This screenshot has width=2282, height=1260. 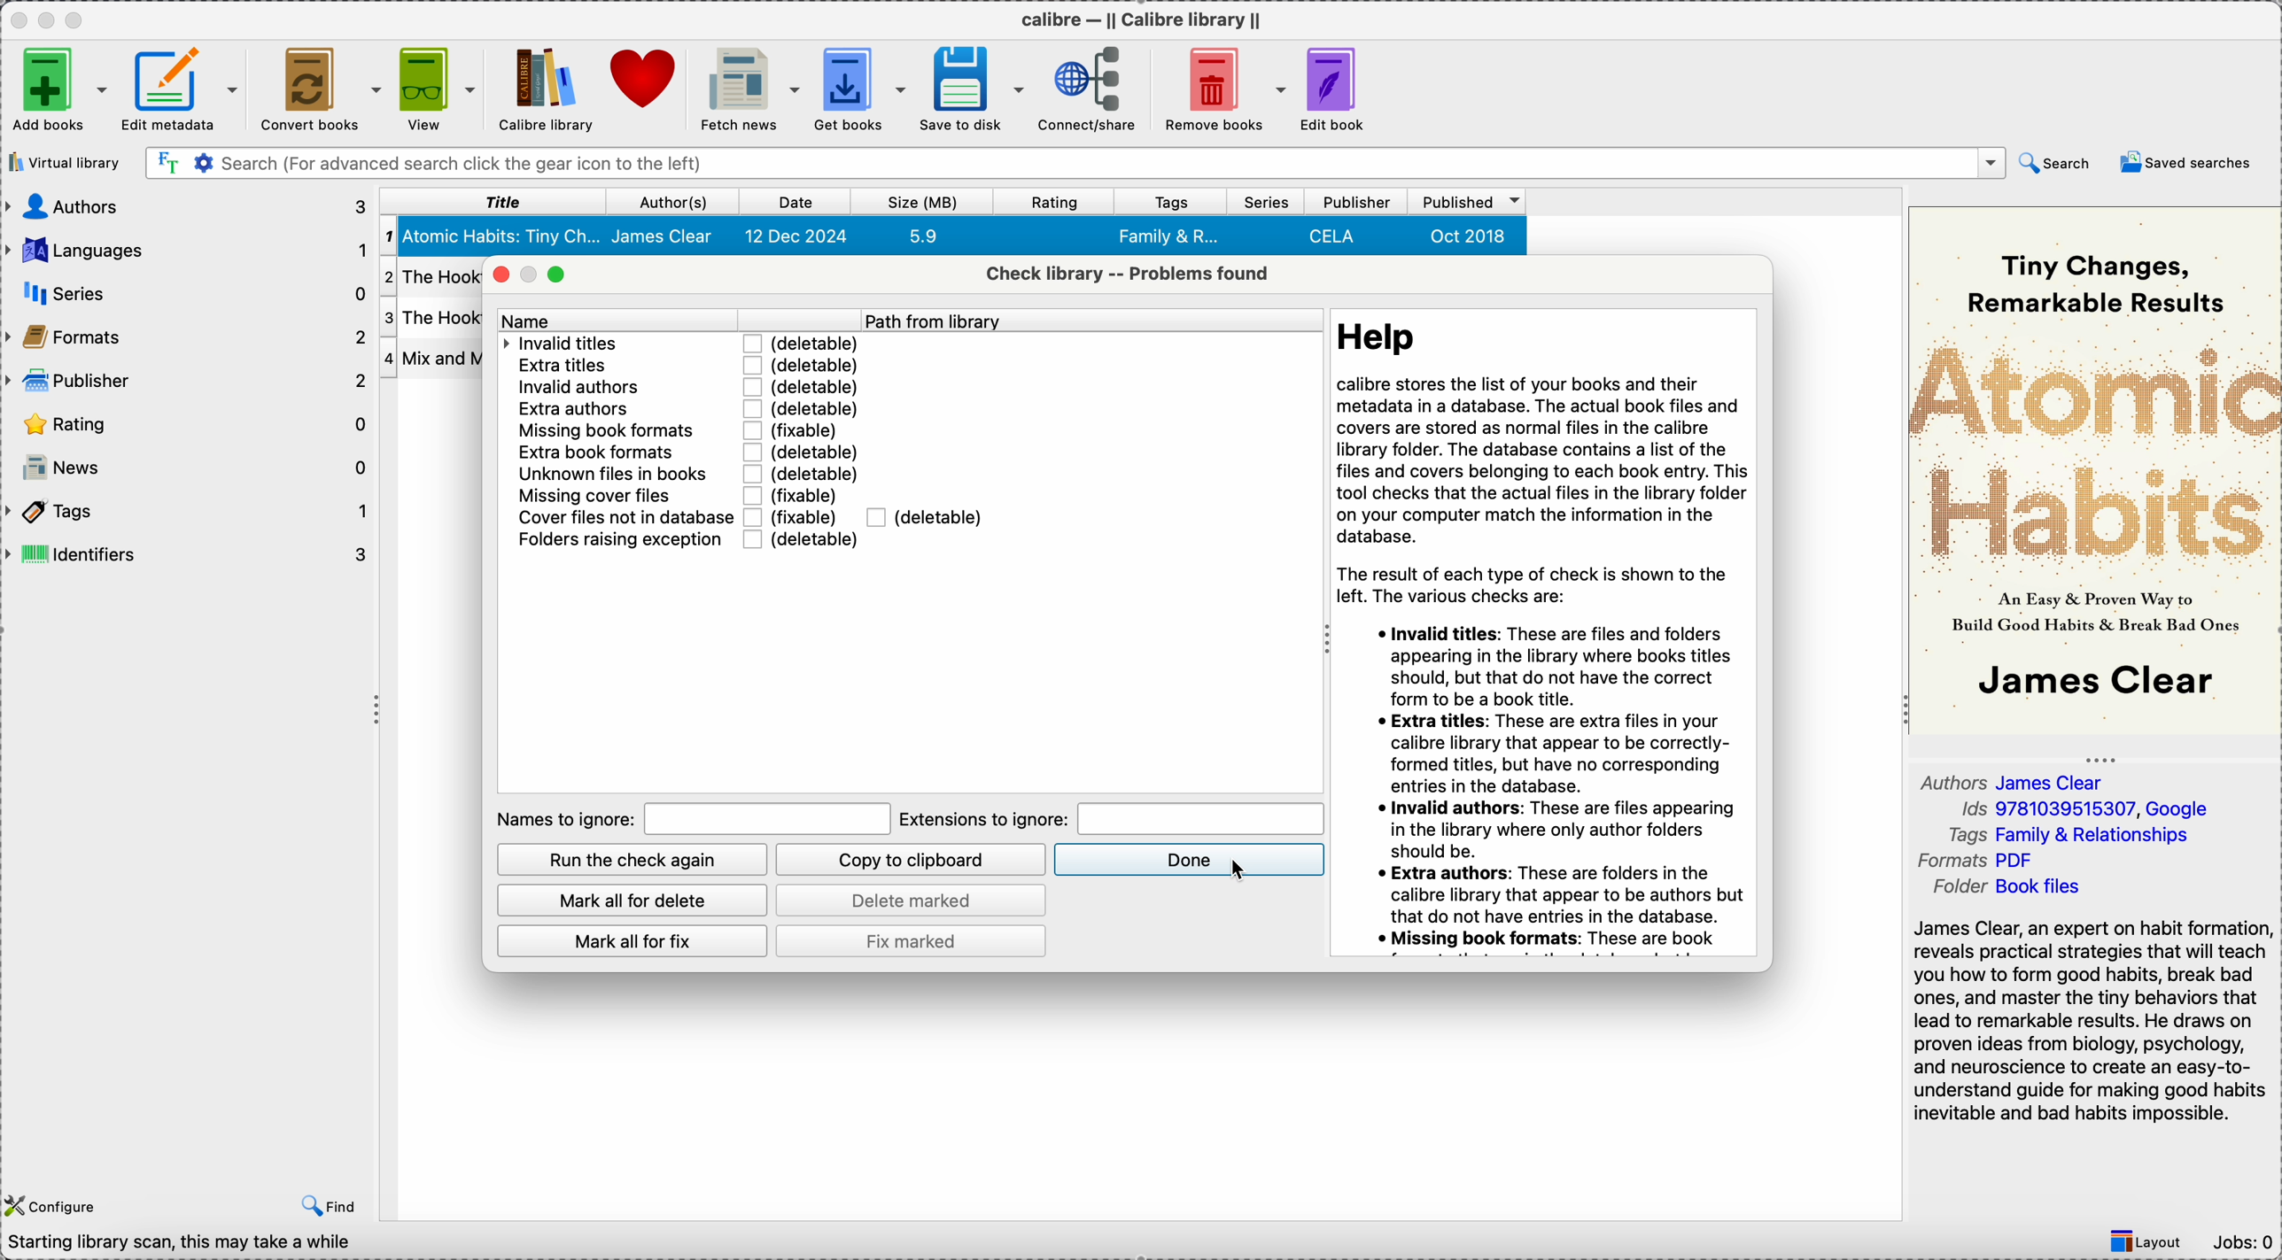 I want to click on publisher, so click(x=1358, y=202).